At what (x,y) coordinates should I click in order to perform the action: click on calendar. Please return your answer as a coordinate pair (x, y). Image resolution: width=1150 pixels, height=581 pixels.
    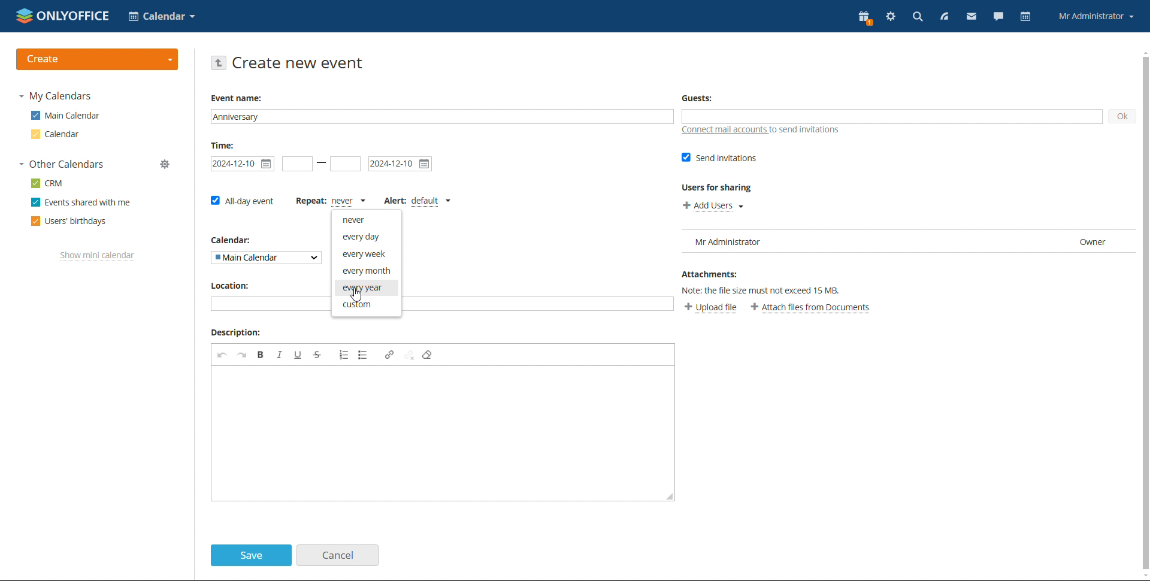
    Looking at the image, I should click on (1025, 17).